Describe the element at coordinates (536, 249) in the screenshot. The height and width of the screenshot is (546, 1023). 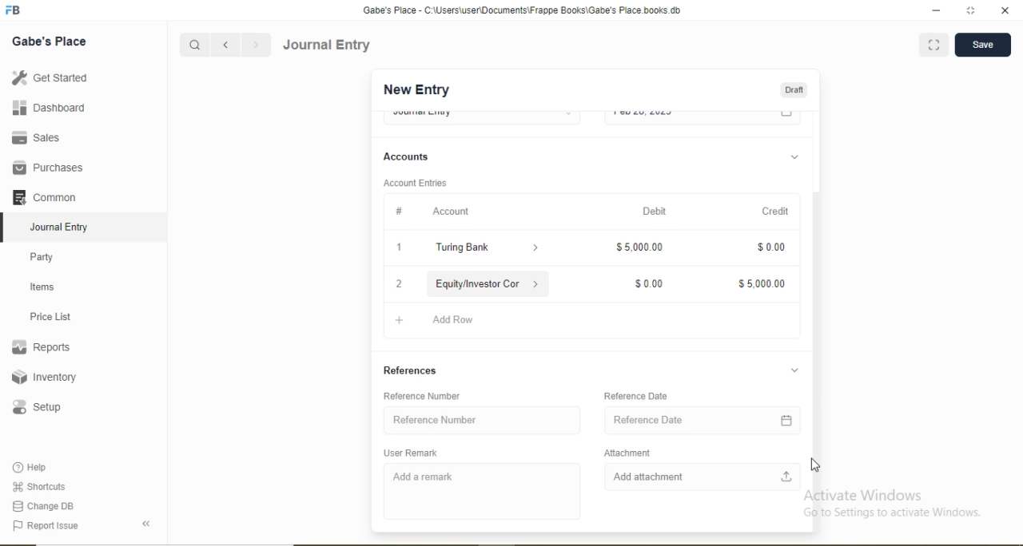
I see `Dropdown` at that location.